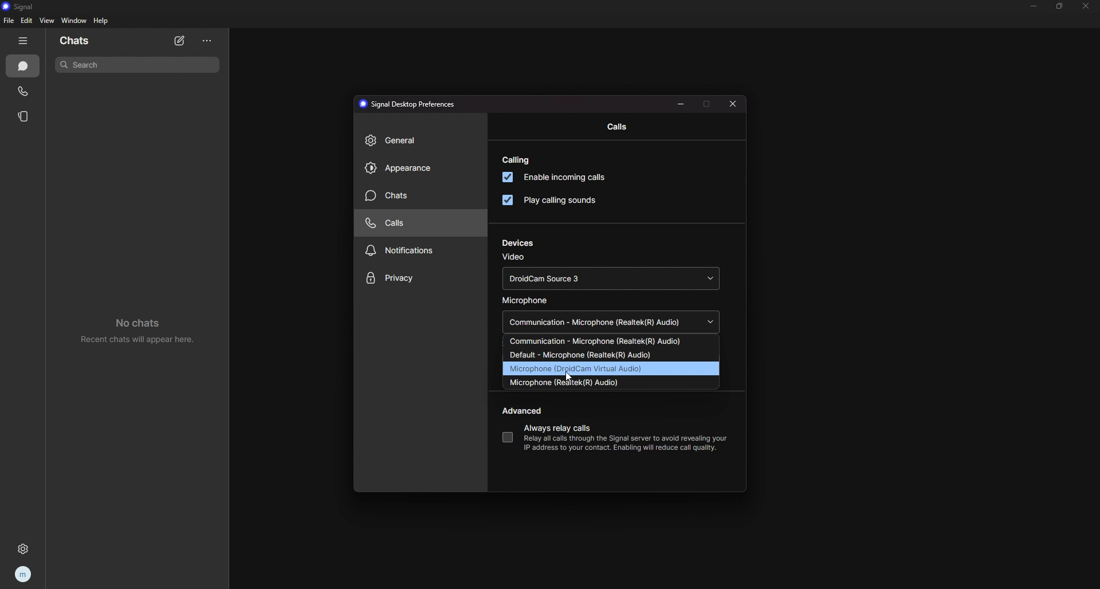  What do you see at coordinates (418, 140) in the screenshot?
I see `general` at bounding box center [418, 140].